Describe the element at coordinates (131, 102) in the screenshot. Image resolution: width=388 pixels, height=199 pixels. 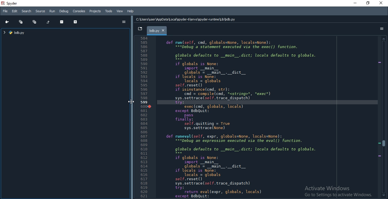
I see `Cursor` at that location.